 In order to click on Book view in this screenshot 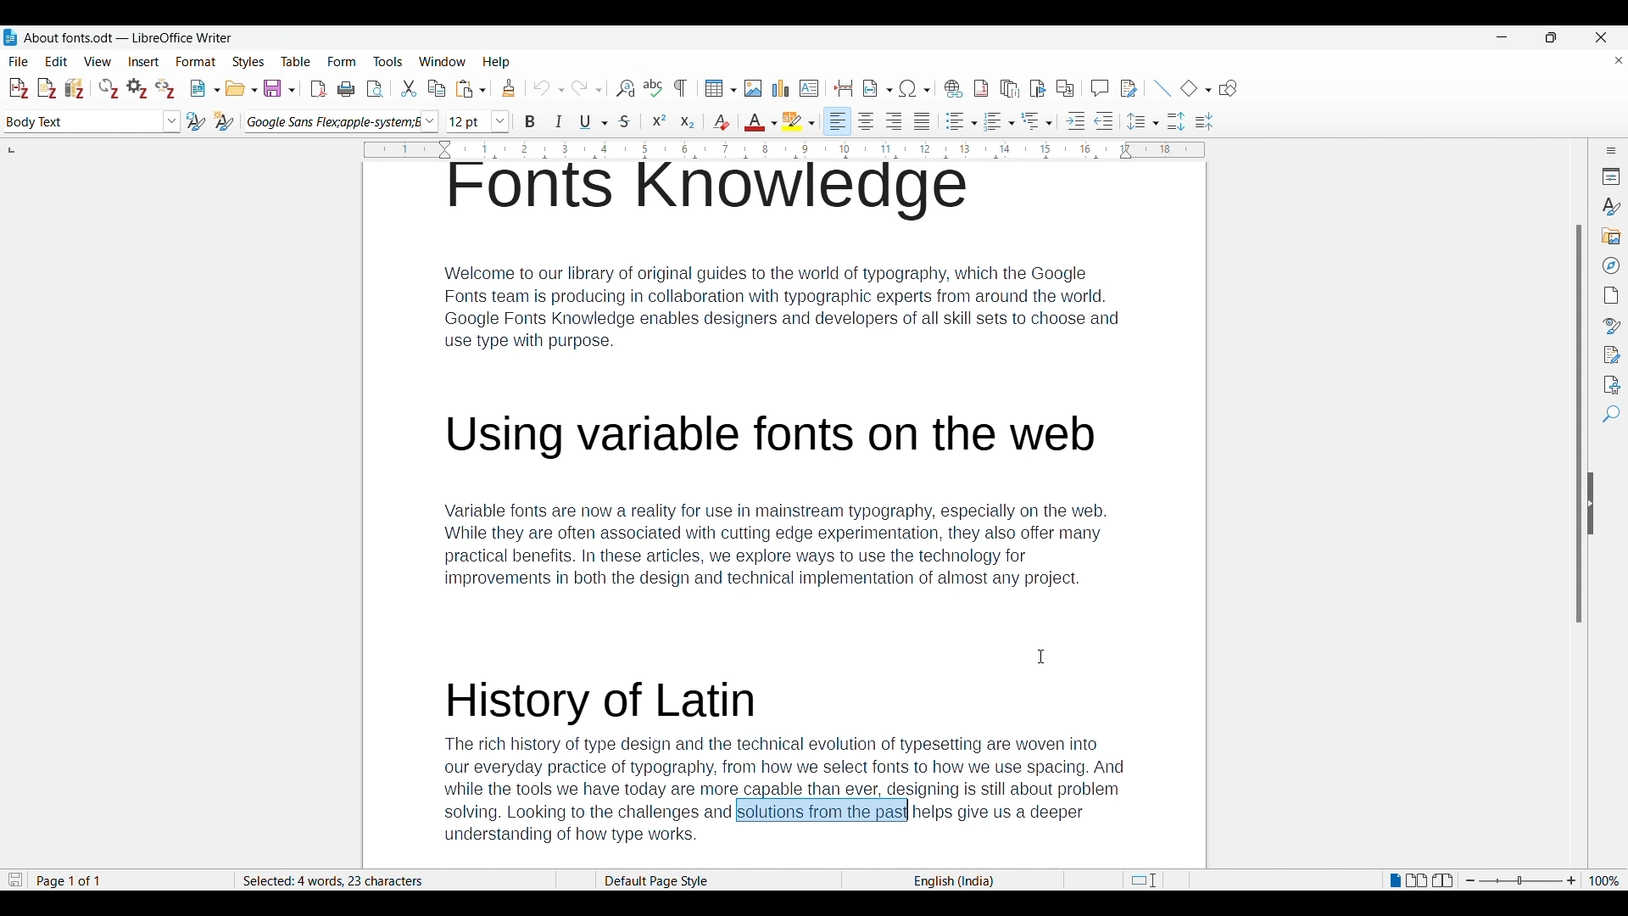, I will do `click(1442, 880)`.